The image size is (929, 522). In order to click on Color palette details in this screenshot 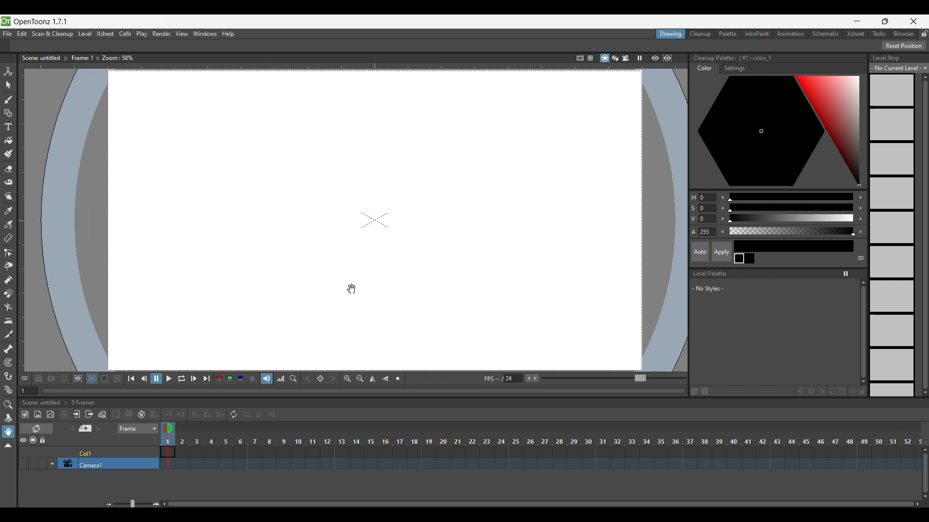, I will do `click(739, 58)`.